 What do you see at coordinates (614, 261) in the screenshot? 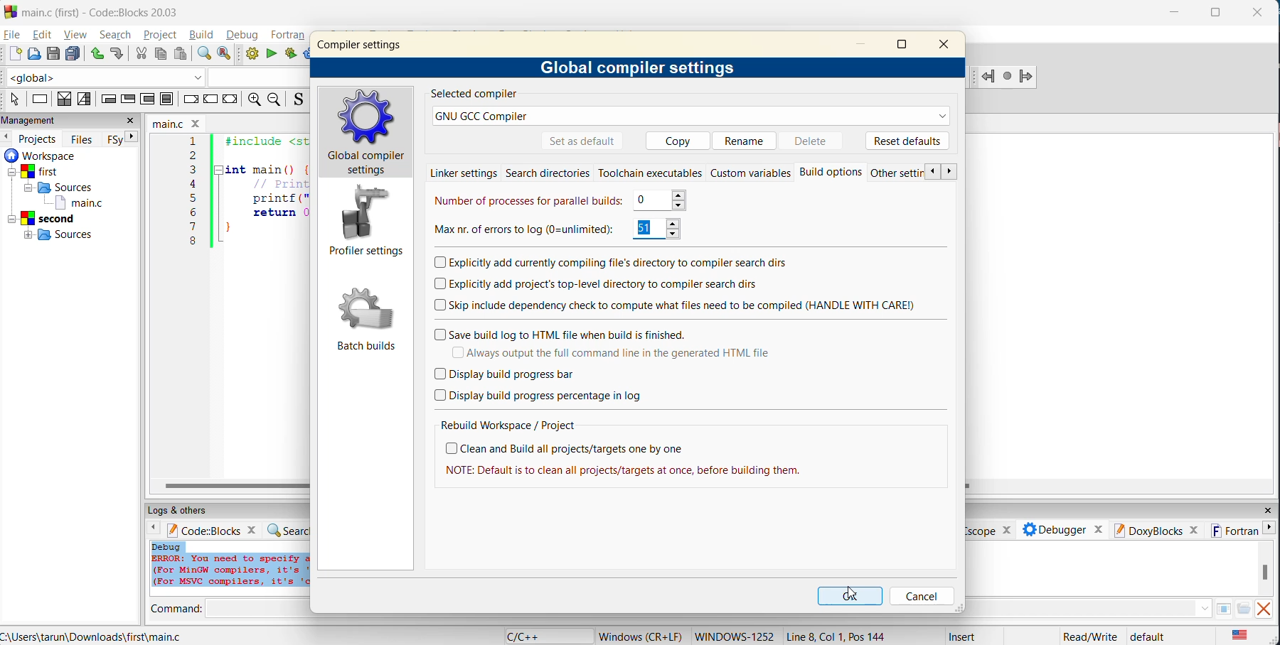
I see `explicitly add currently compiling files directory to compiler search dis` at bounding box center [614, 261].